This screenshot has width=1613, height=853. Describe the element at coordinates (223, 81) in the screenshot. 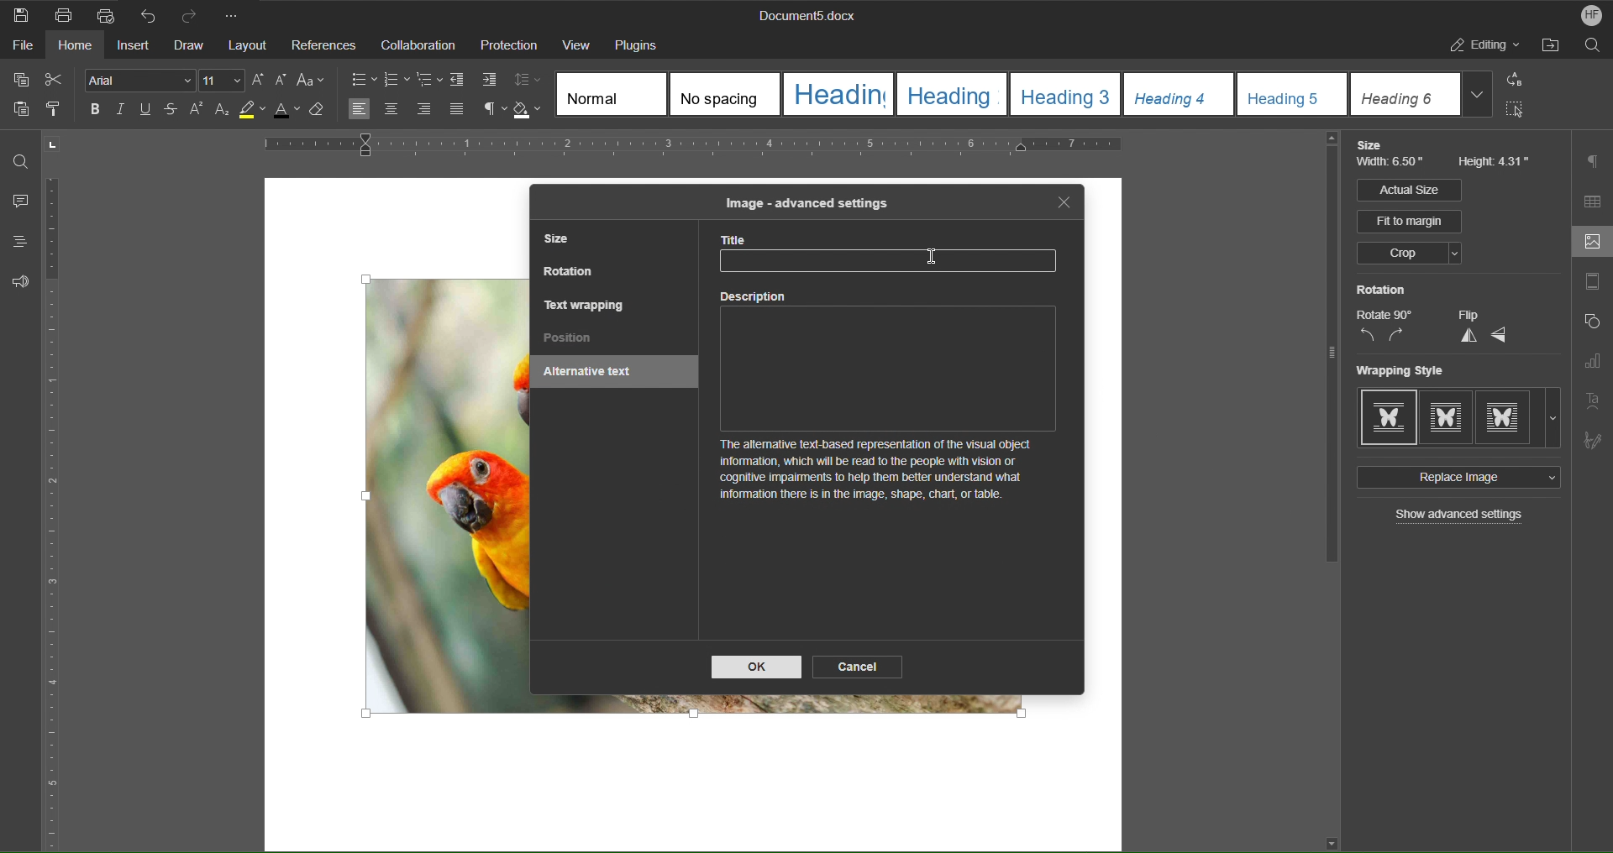

I see `Font size` at that location.